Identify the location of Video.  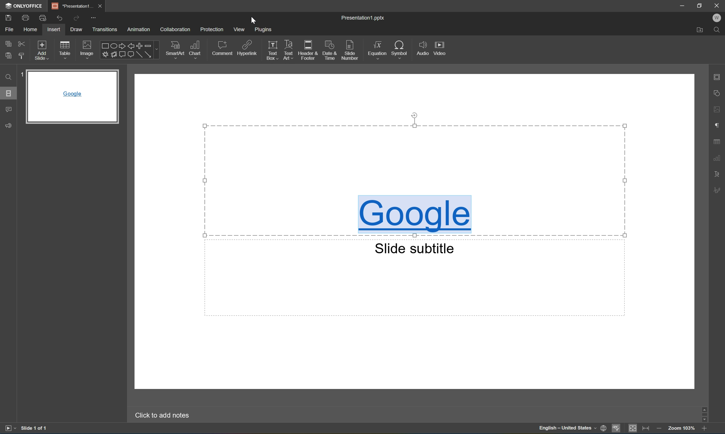
(439, 47).